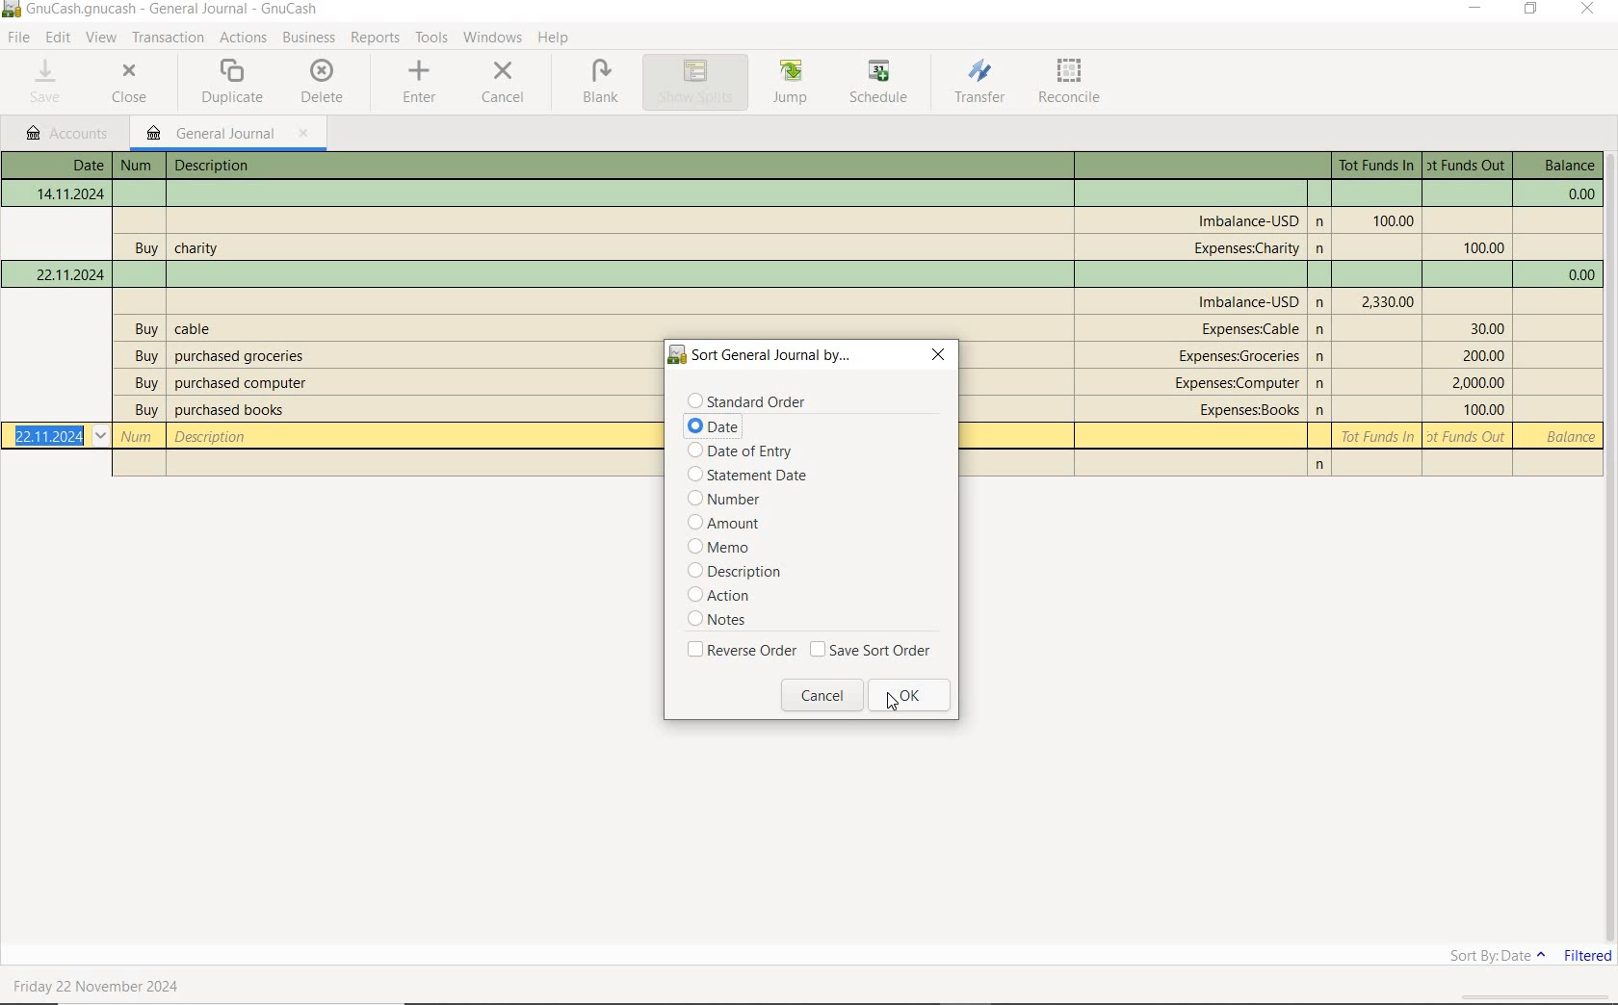 The width and height of the screenshot is (1618, 1005). I want to click on account, so click(1251, 329).